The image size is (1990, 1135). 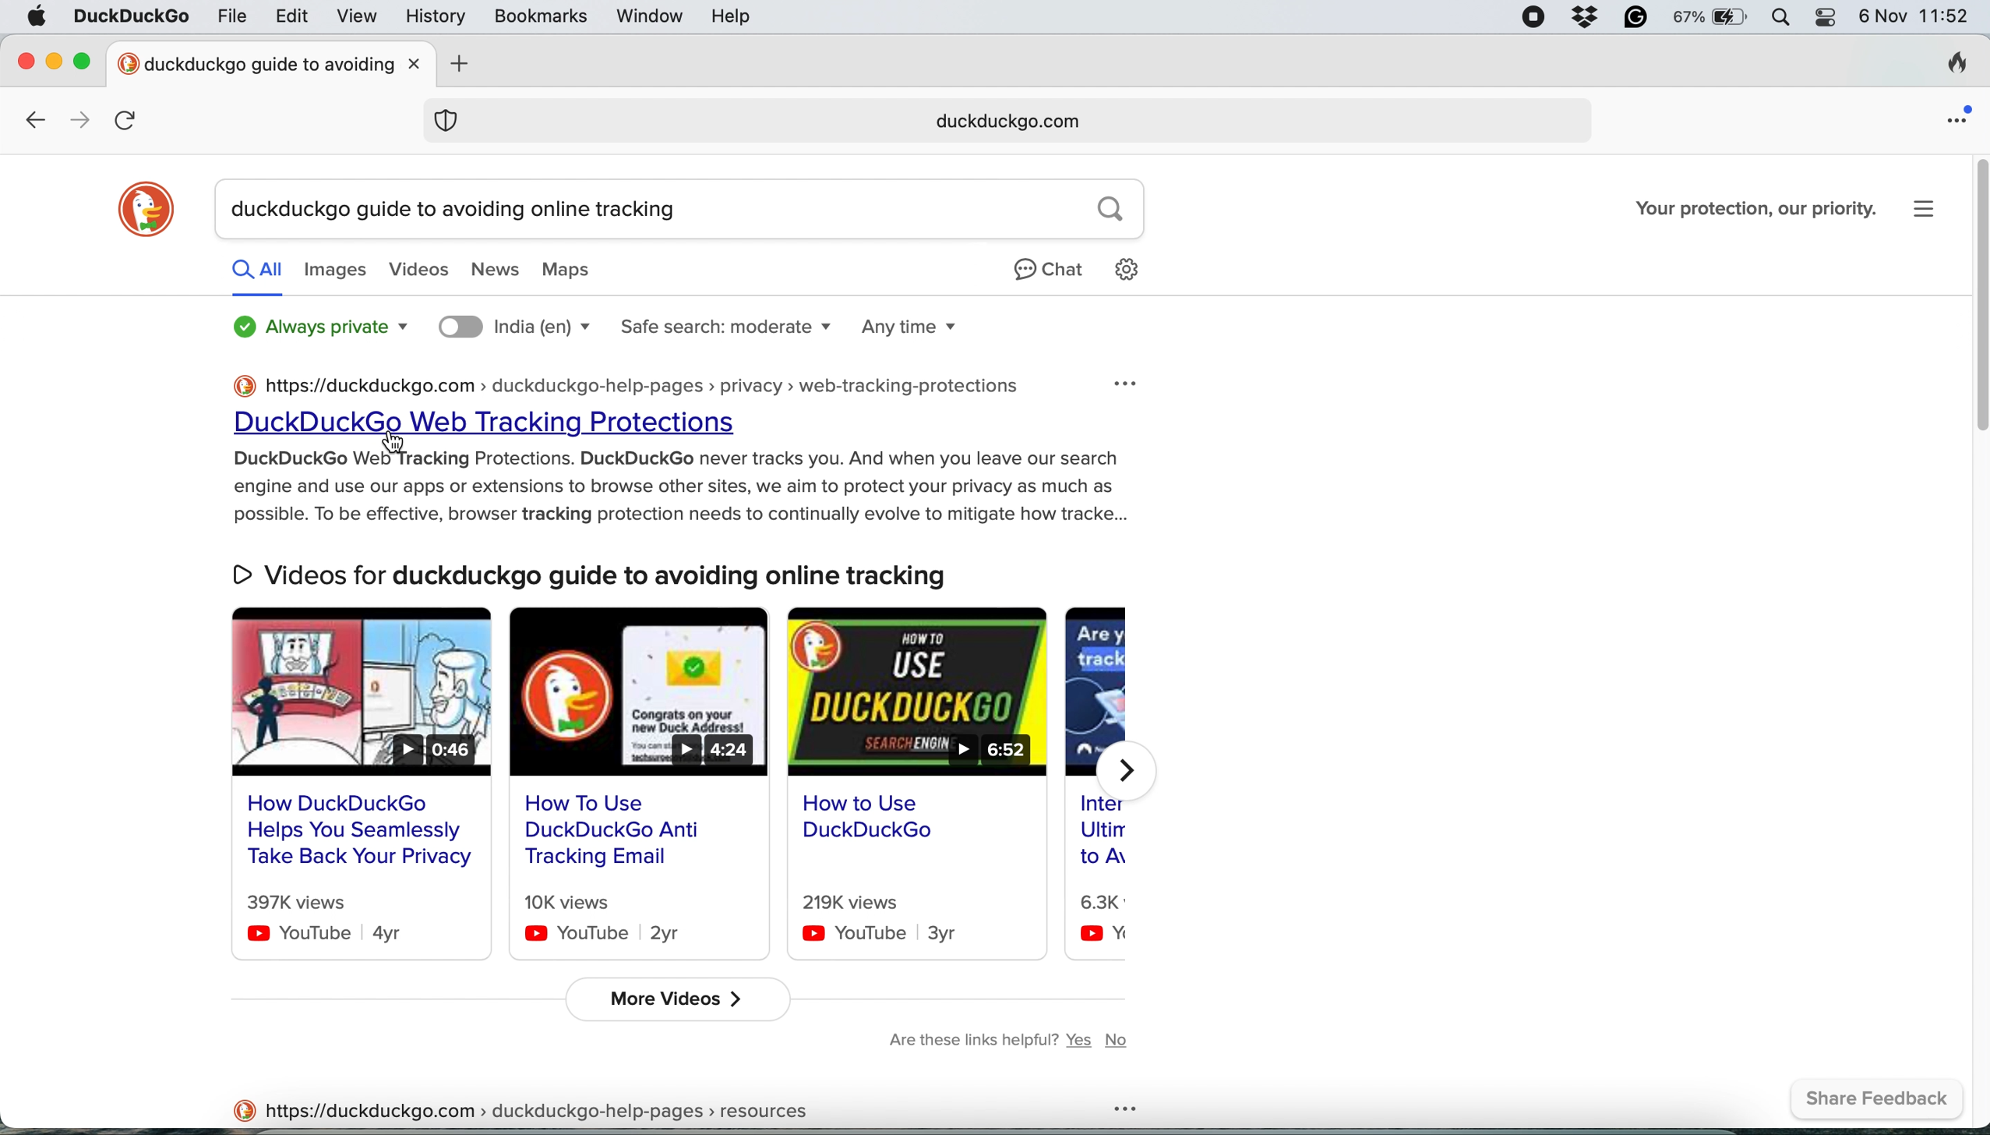 What do you see at coordinates (1637, 19) in the screenshot?
I see `grammarly` at bounding box center [1637, 19].